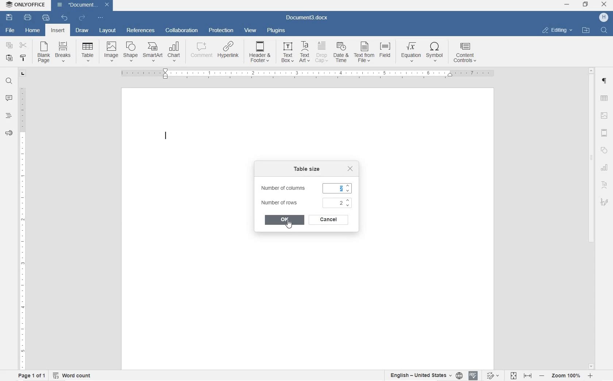 Image resolution: width=613 pixels, height=381 pixels. Describe the element at coordinates (8, 82) in the screenshot. I see `FIND` at that location.